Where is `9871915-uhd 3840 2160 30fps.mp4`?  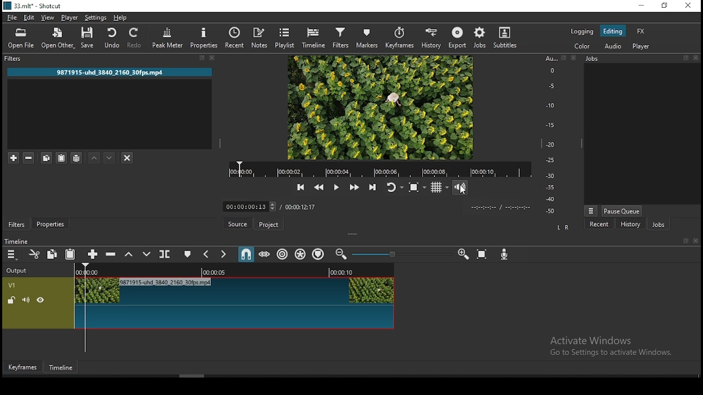 9871915-uhd 3840 2160 30fps.mp4 is located at coordinates (107, 72).